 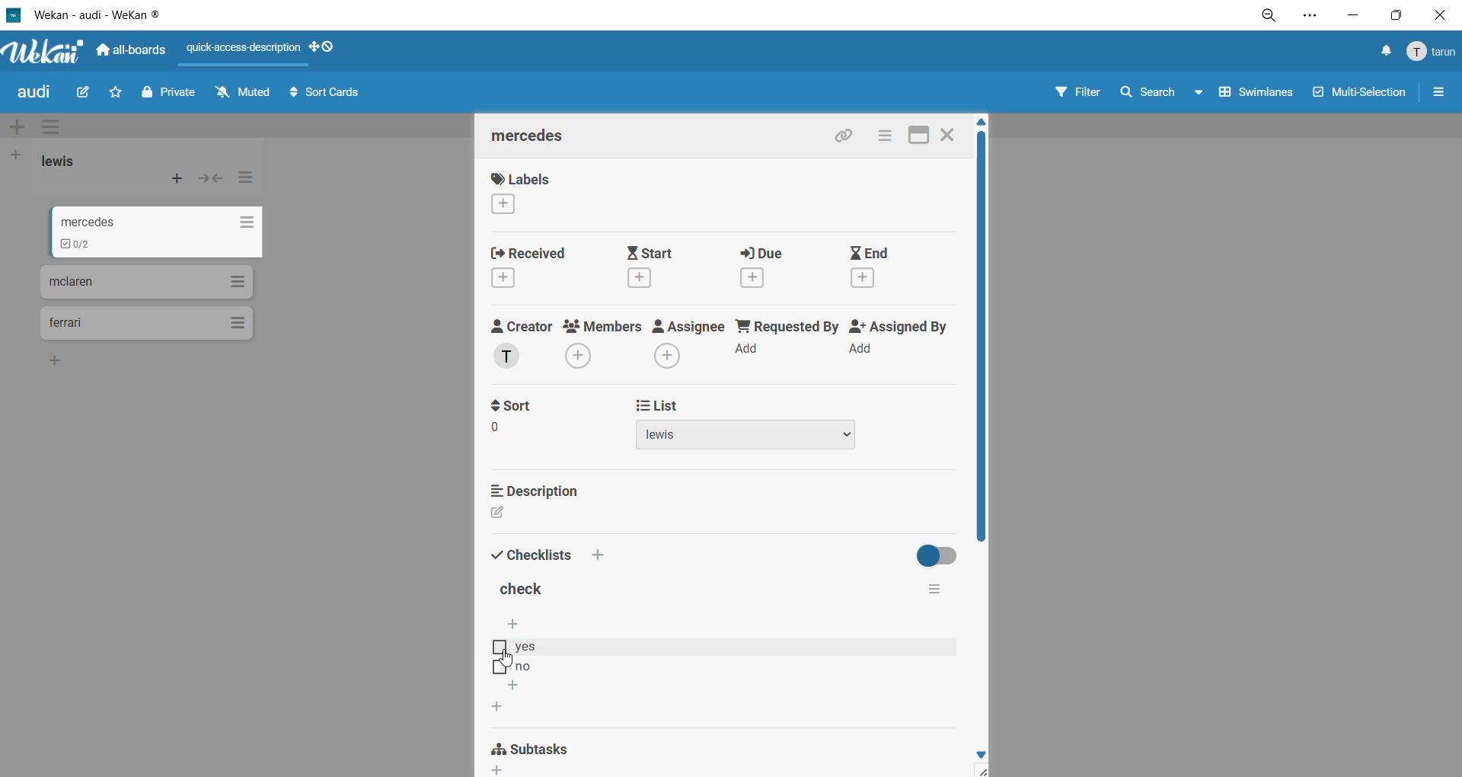 What do you see at coordinates (1160, 94) in the screenshot?
I see `search` at bounding box center [1160, 94].